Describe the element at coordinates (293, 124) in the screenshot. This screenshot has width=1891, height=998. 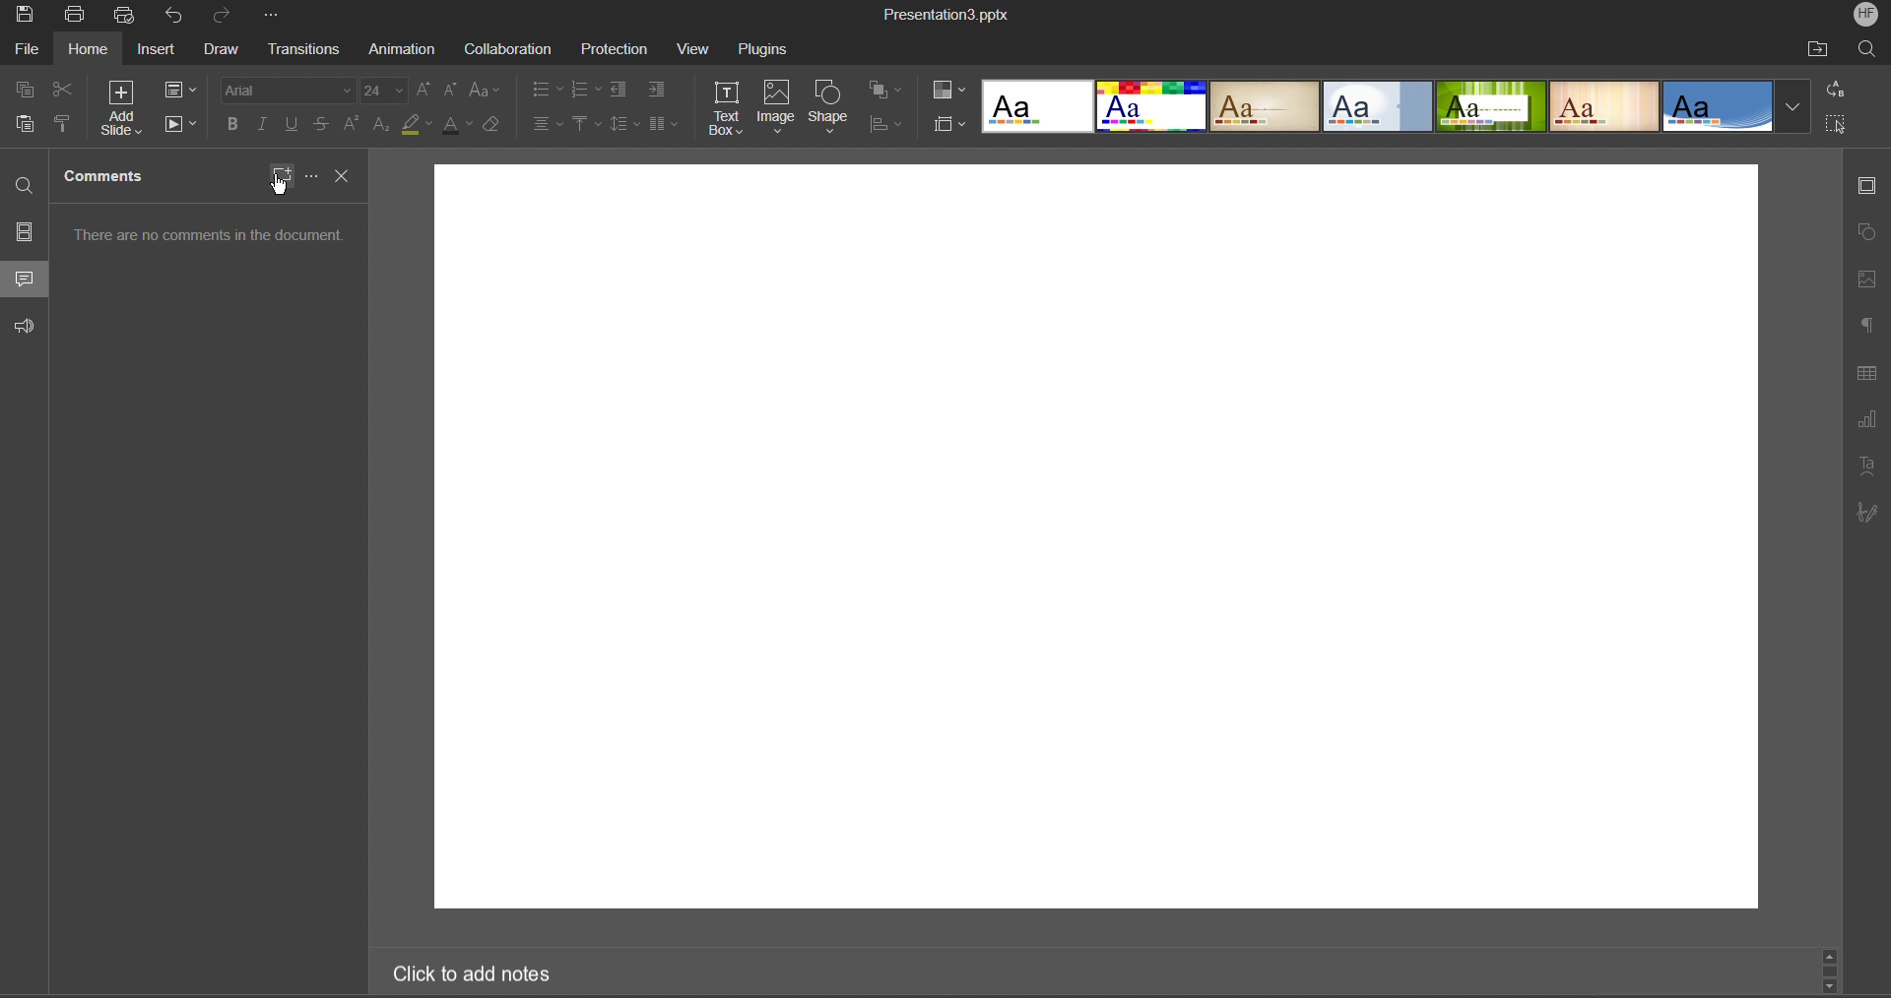
I see `Underline` at that location.